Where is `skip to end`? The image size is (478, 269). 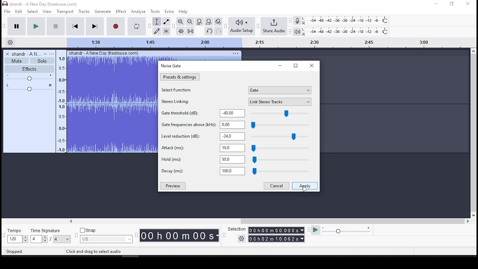
skip to end is located at coordinates (94, 26).